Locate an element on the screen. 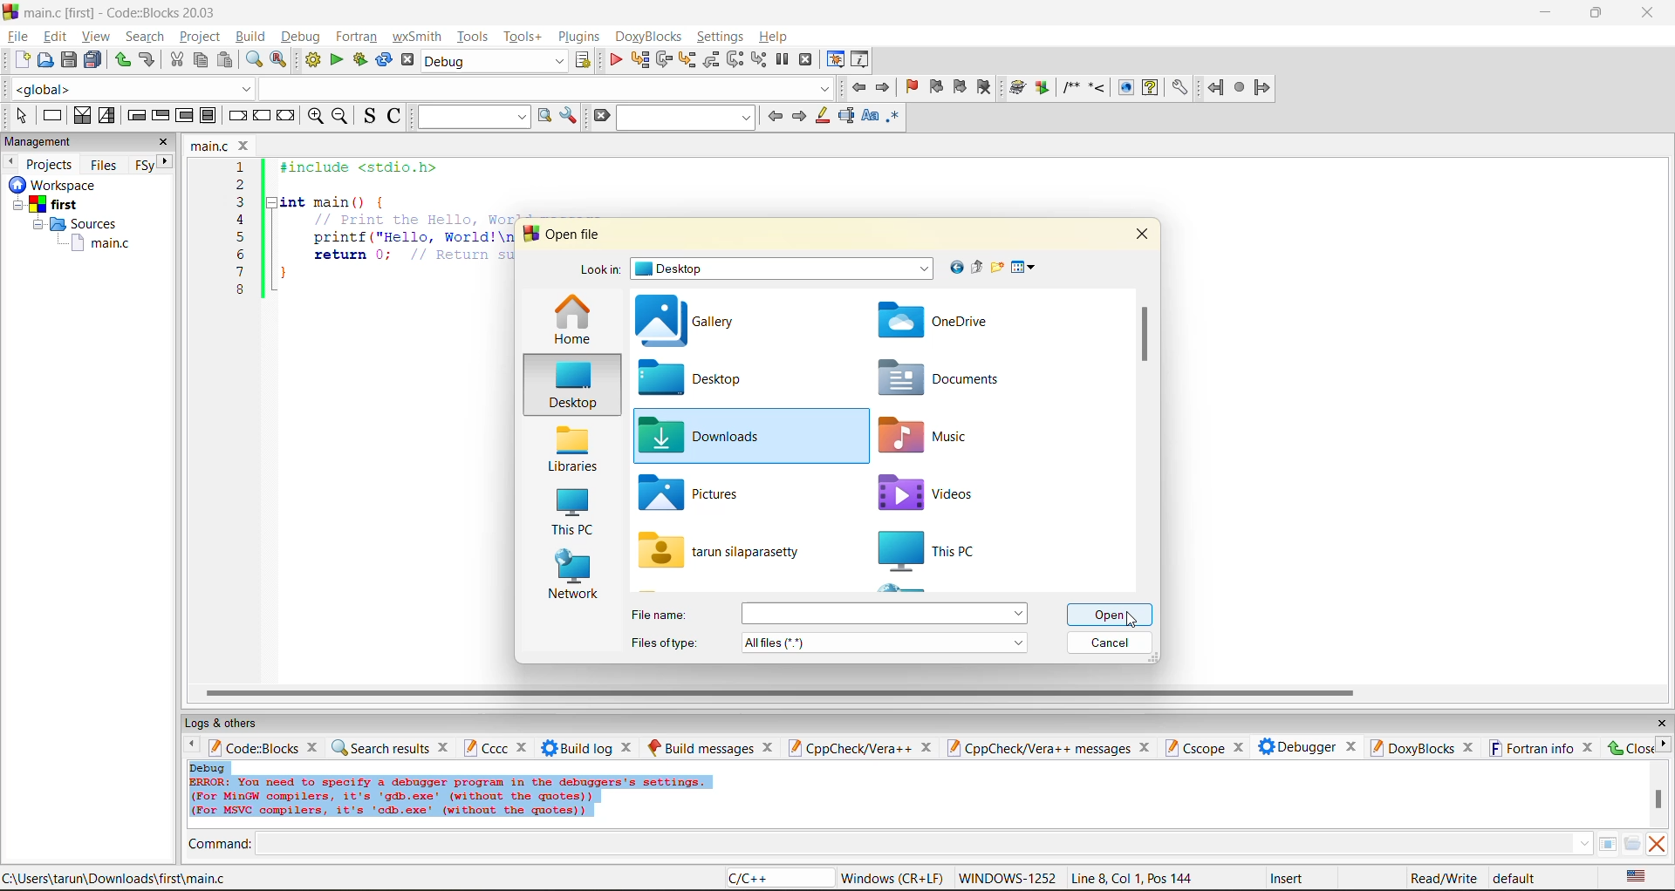 This screenshot has height=891, width=1675. next is located at coordinates (798, 116).